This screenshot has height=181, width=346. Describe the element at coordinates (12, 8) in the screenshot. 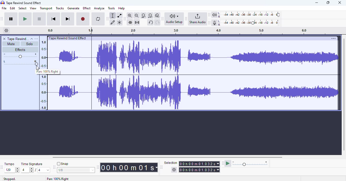

I see `edit` at that location.